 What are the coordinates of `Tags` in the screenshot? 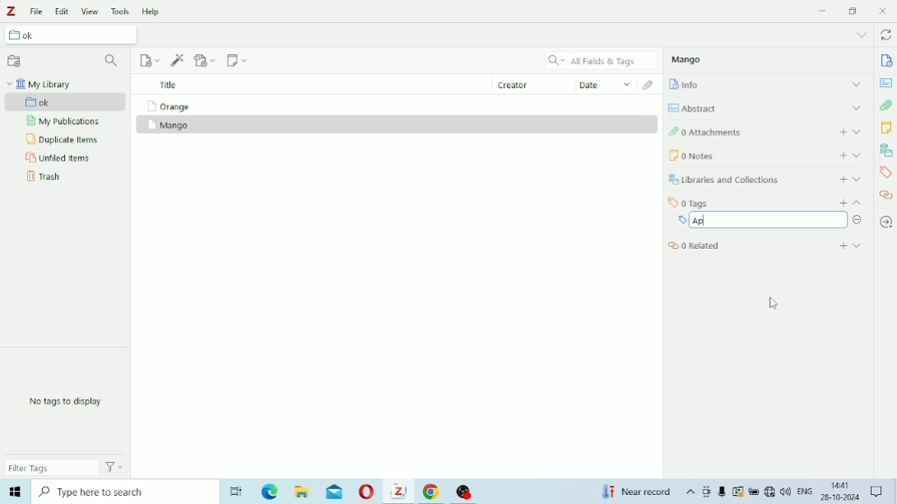 It's located at (767, 199).